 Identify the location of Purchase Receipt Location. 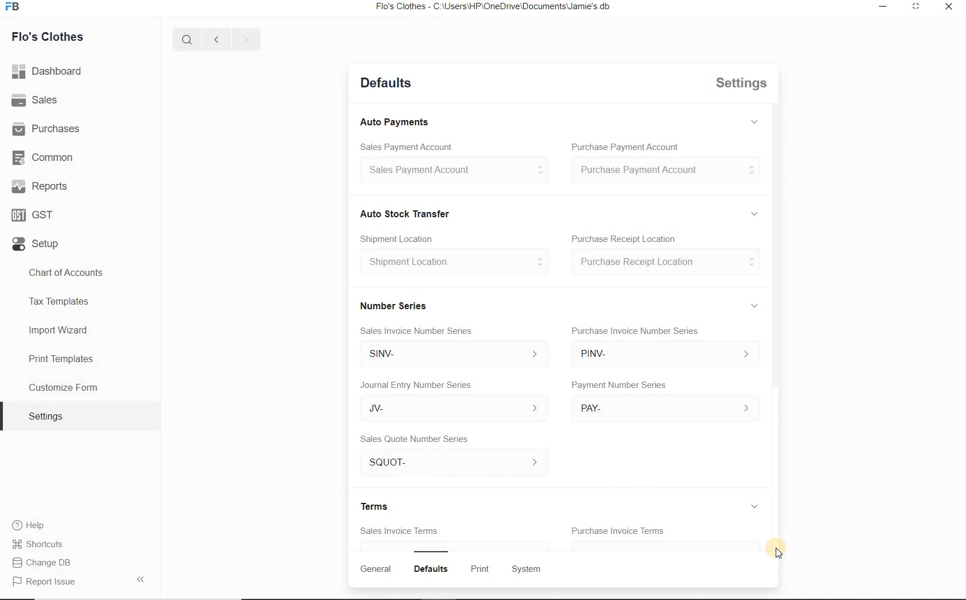
(664, 262).